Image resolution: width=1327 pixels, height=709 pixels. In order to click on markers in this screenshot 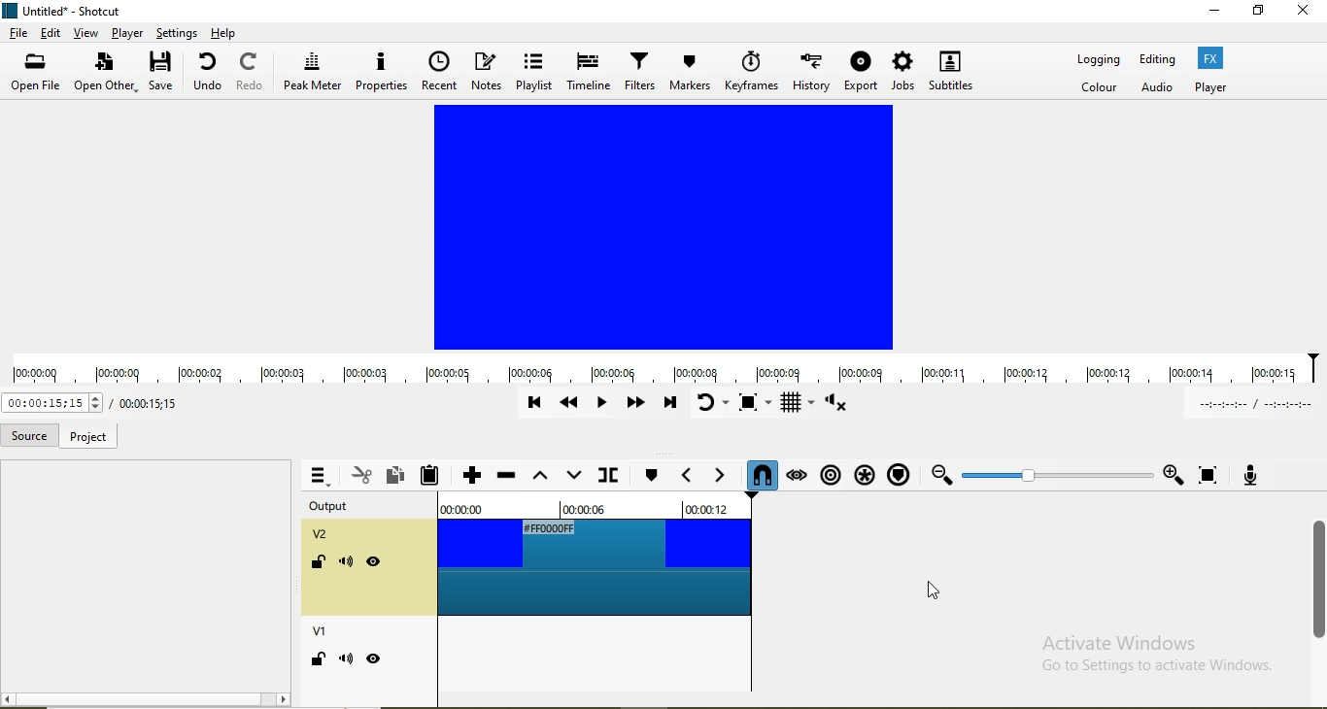, I will do `click(690, 72)`.